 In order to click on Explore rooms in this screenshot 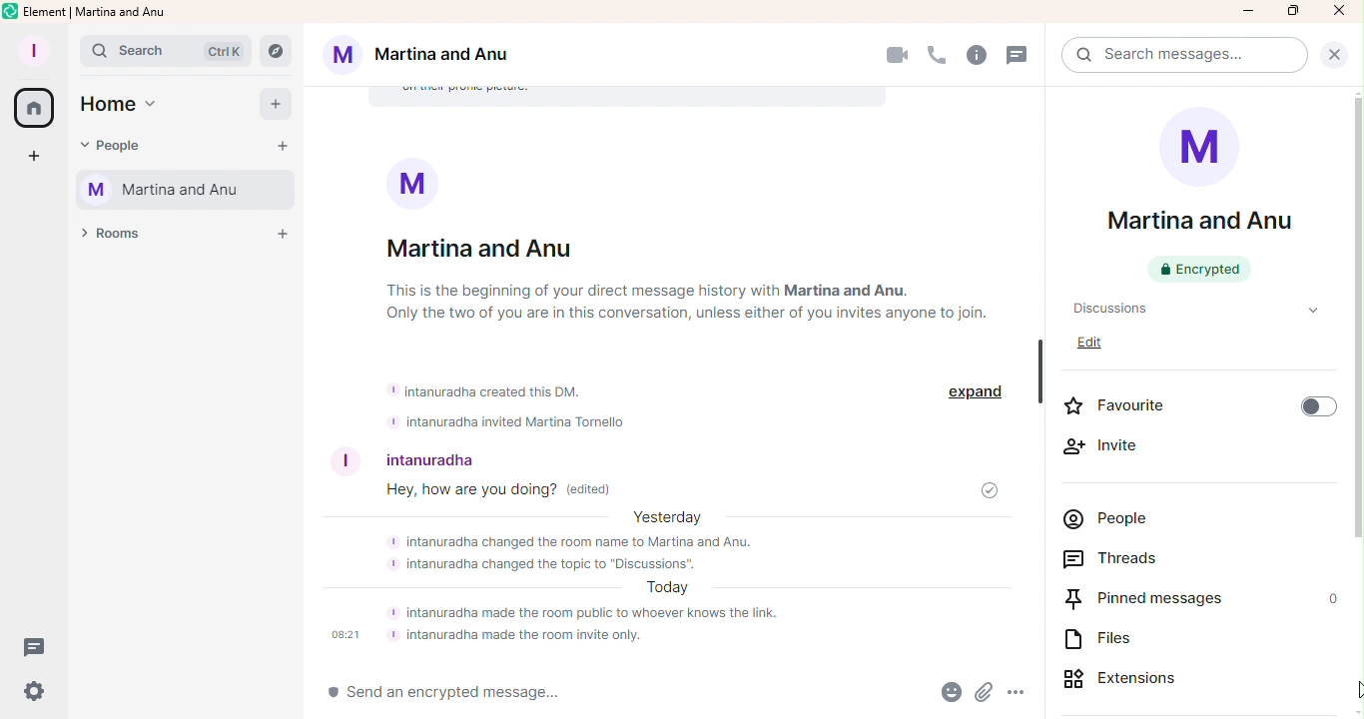, I will do `click(277, 50)`.